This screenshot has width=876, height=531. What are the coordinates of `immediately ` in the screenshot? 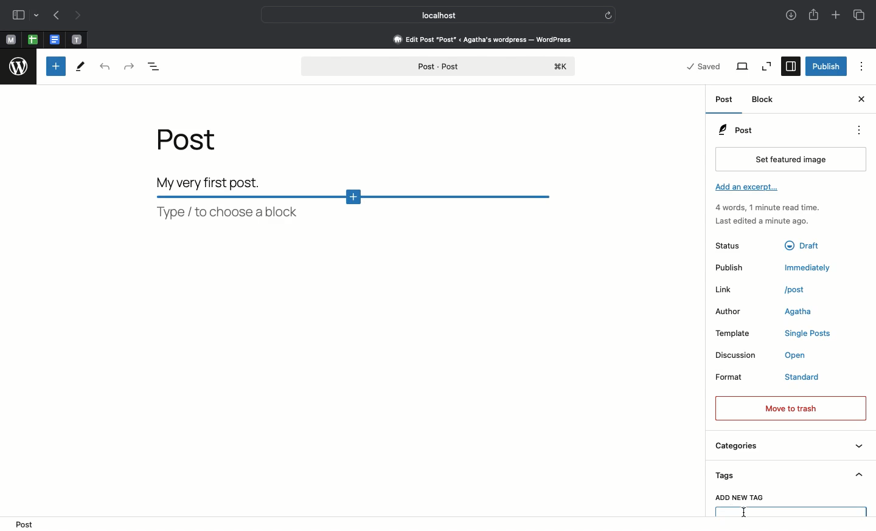 It's located at (809, 268).